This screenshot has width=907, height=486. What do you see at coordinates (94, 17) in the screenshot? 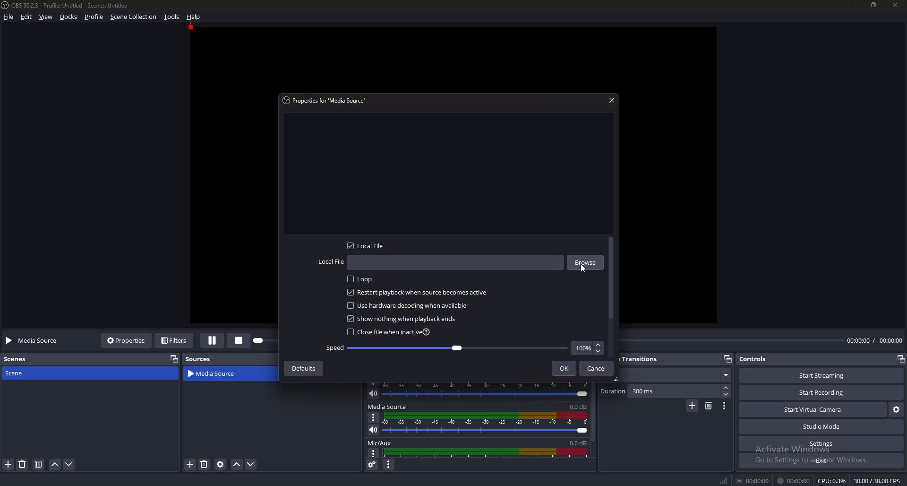
I see `Profile` at bounding box center [94, 17].